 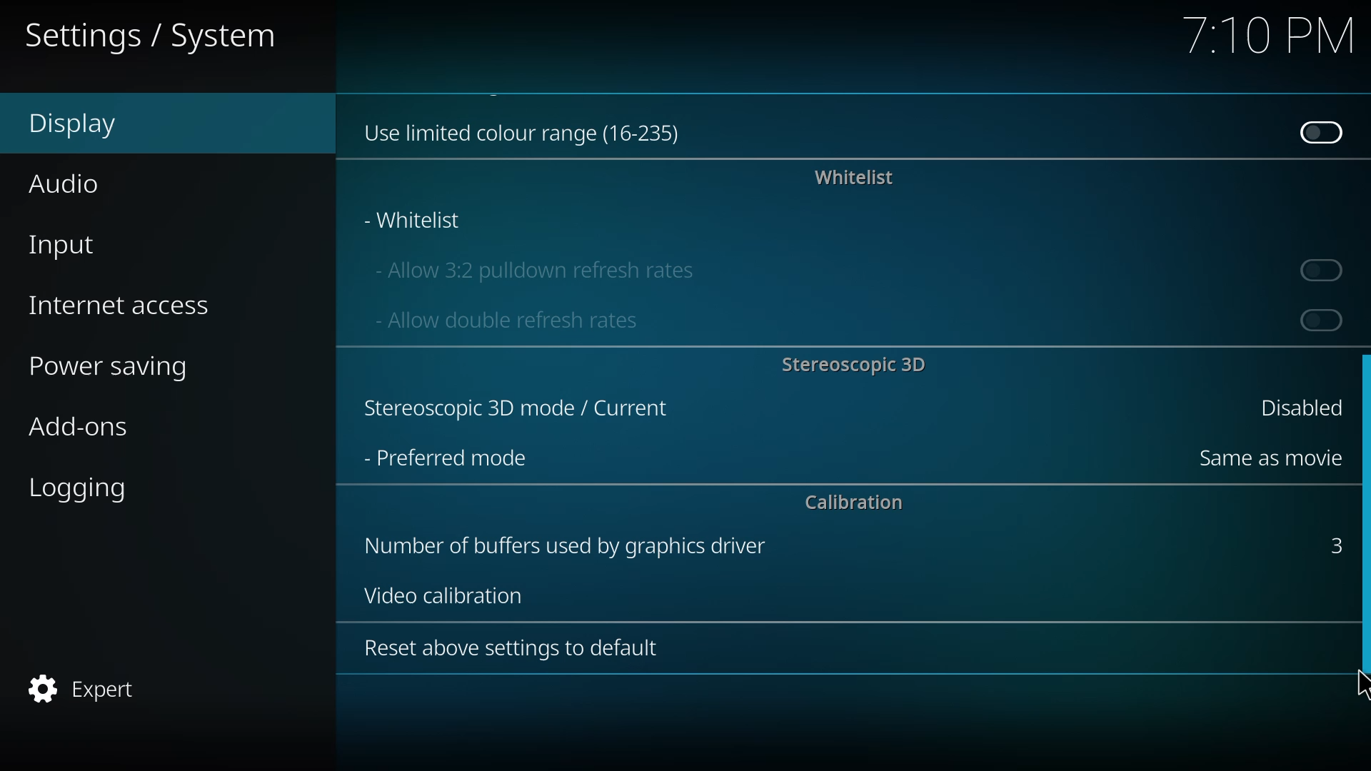 I want to click on enable, so click(x=1324, y=269).